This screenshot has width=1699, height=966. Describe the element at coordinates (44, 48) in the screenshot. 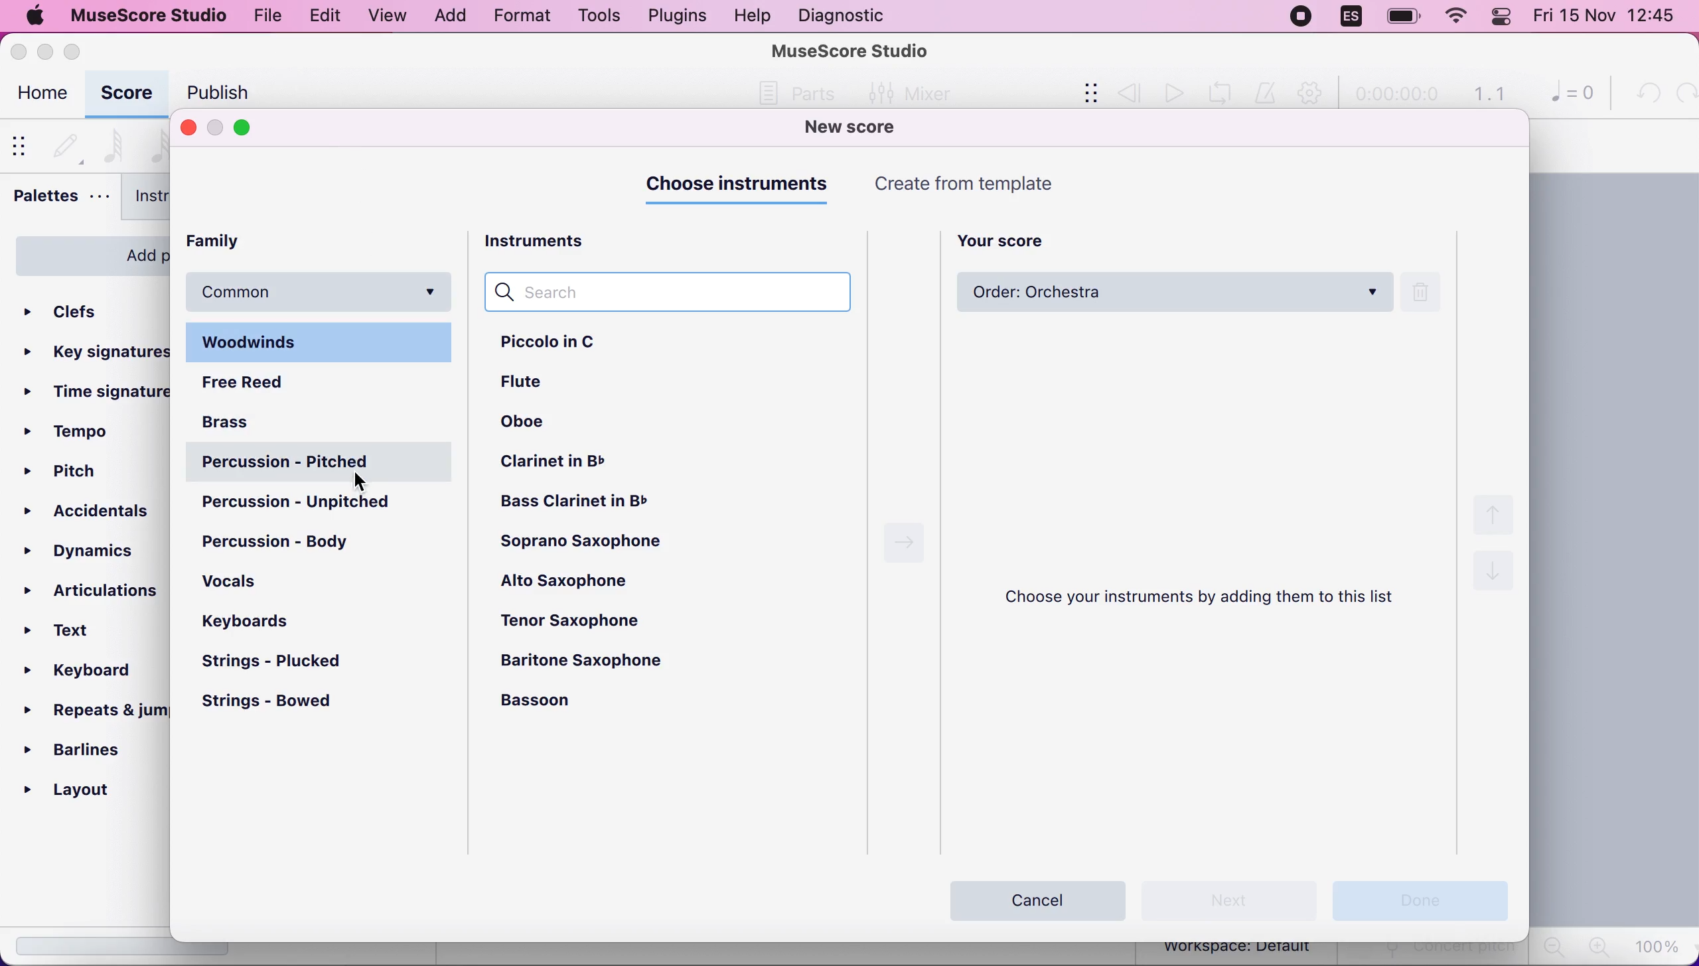

I see `minimize` at that location.